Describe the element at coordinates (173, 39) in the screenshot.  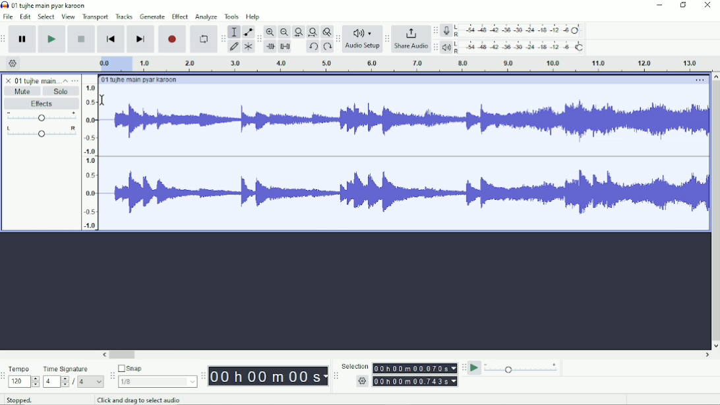
I see `Record` at that location.